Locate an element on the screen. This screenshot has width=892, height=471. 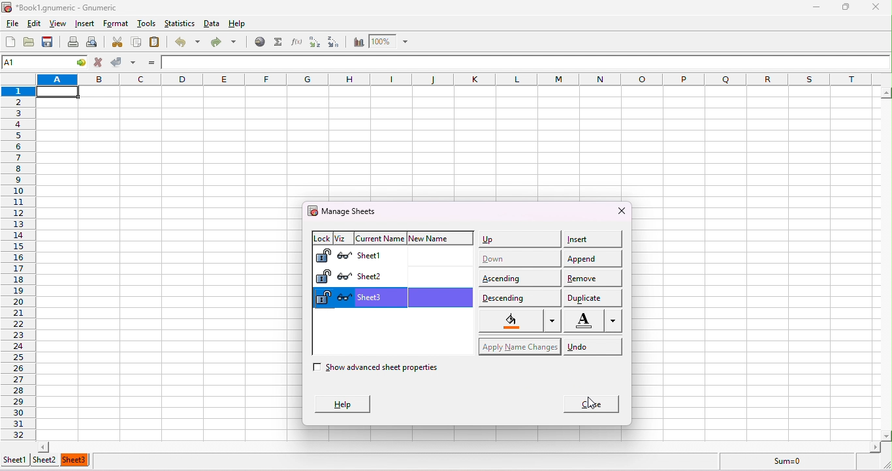
open a file is located at coordinates (31, 43).